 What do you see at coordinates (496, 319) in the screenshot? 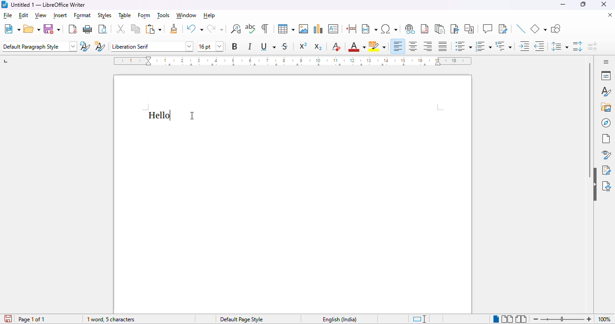
I see `single-page view` at bounding box center [496, 319].